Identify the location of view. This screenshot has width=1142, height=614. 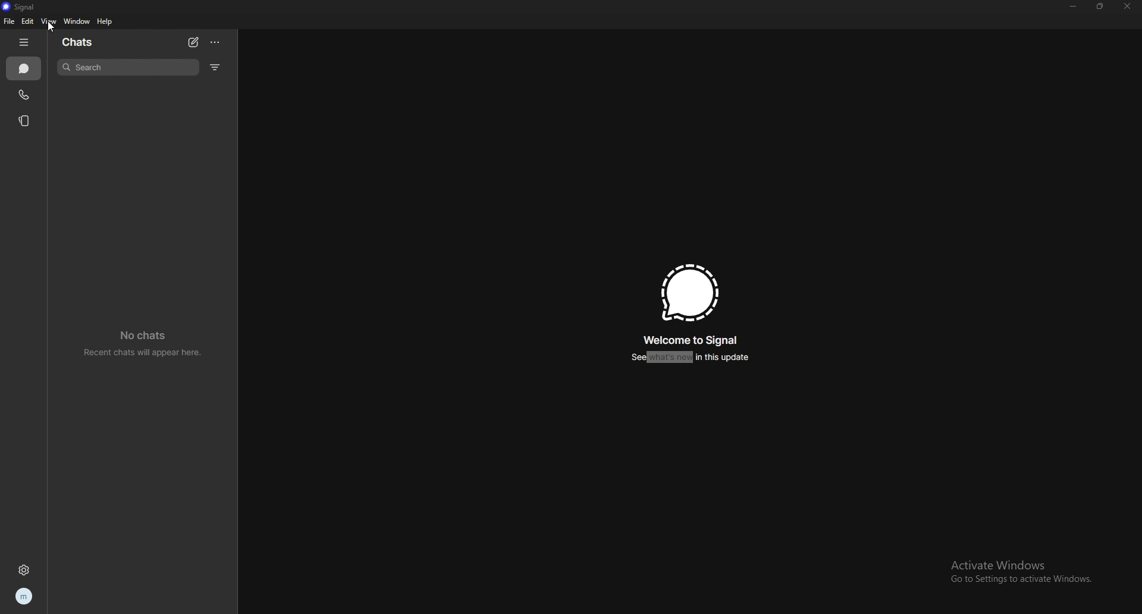
(48, 22).